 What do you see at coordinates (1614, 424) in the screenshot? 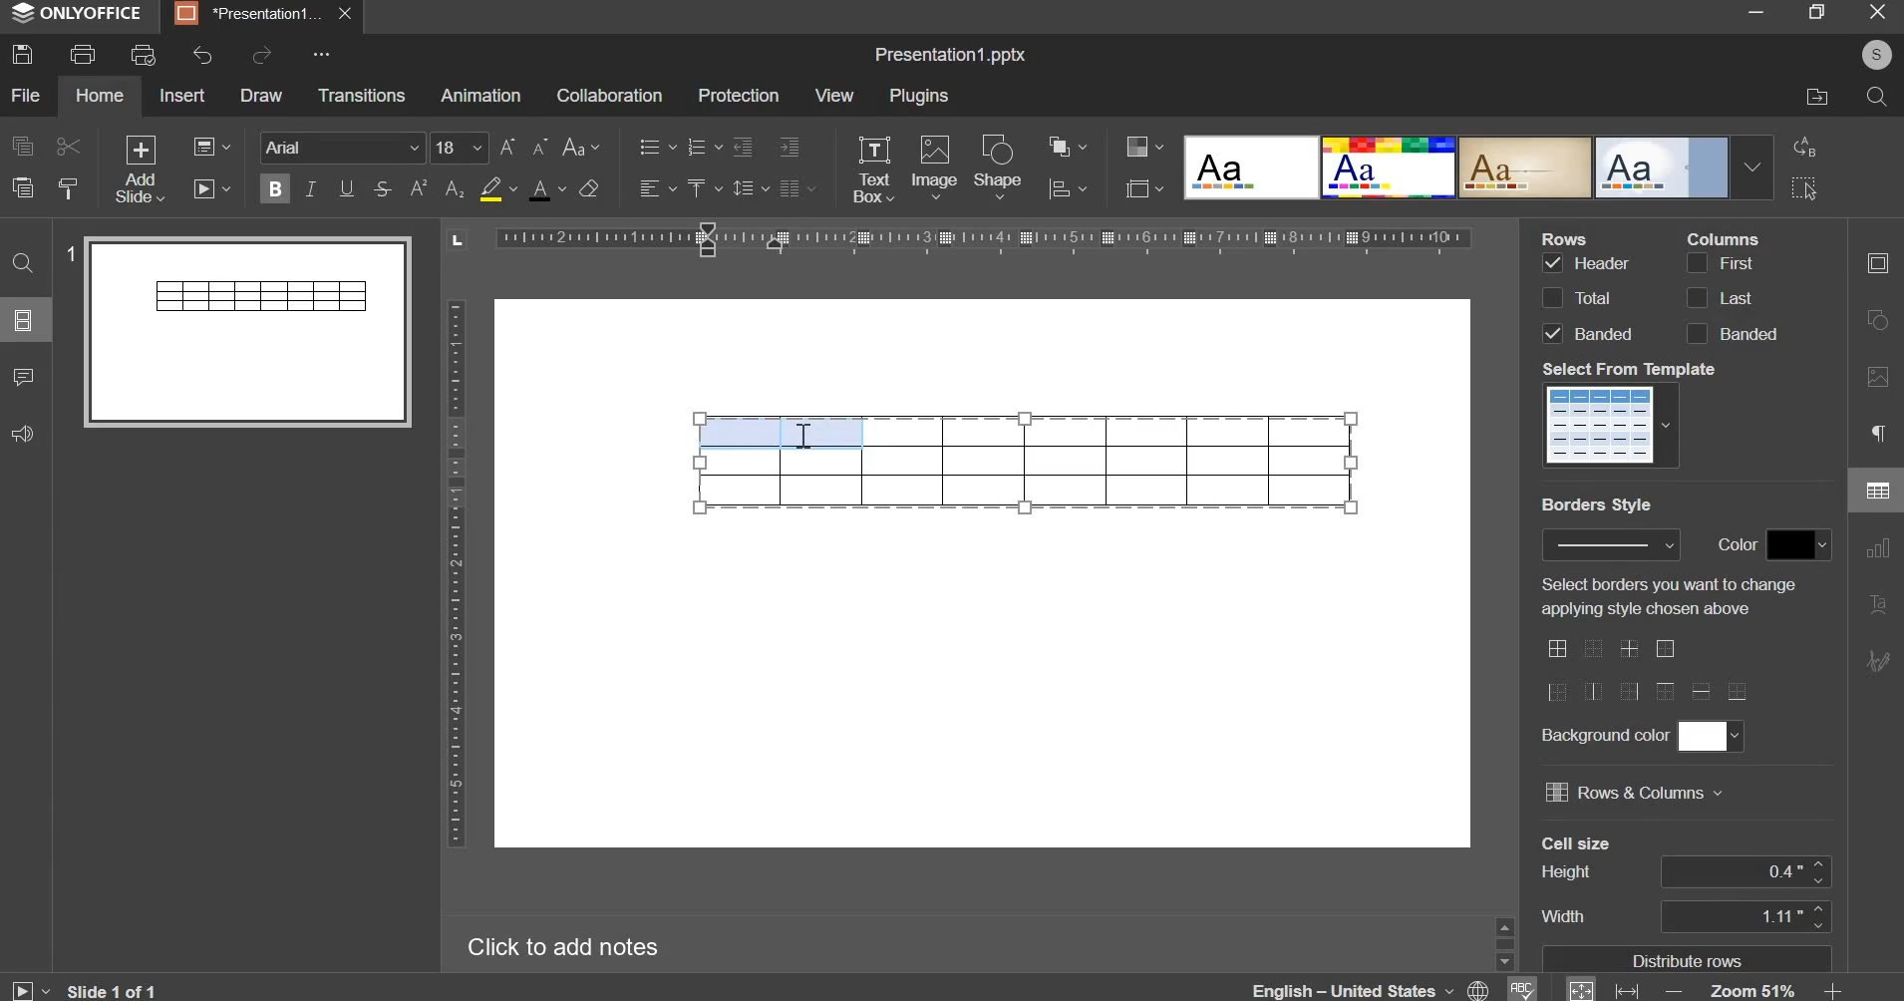
I see `template` at bounding box center [1614, 424].